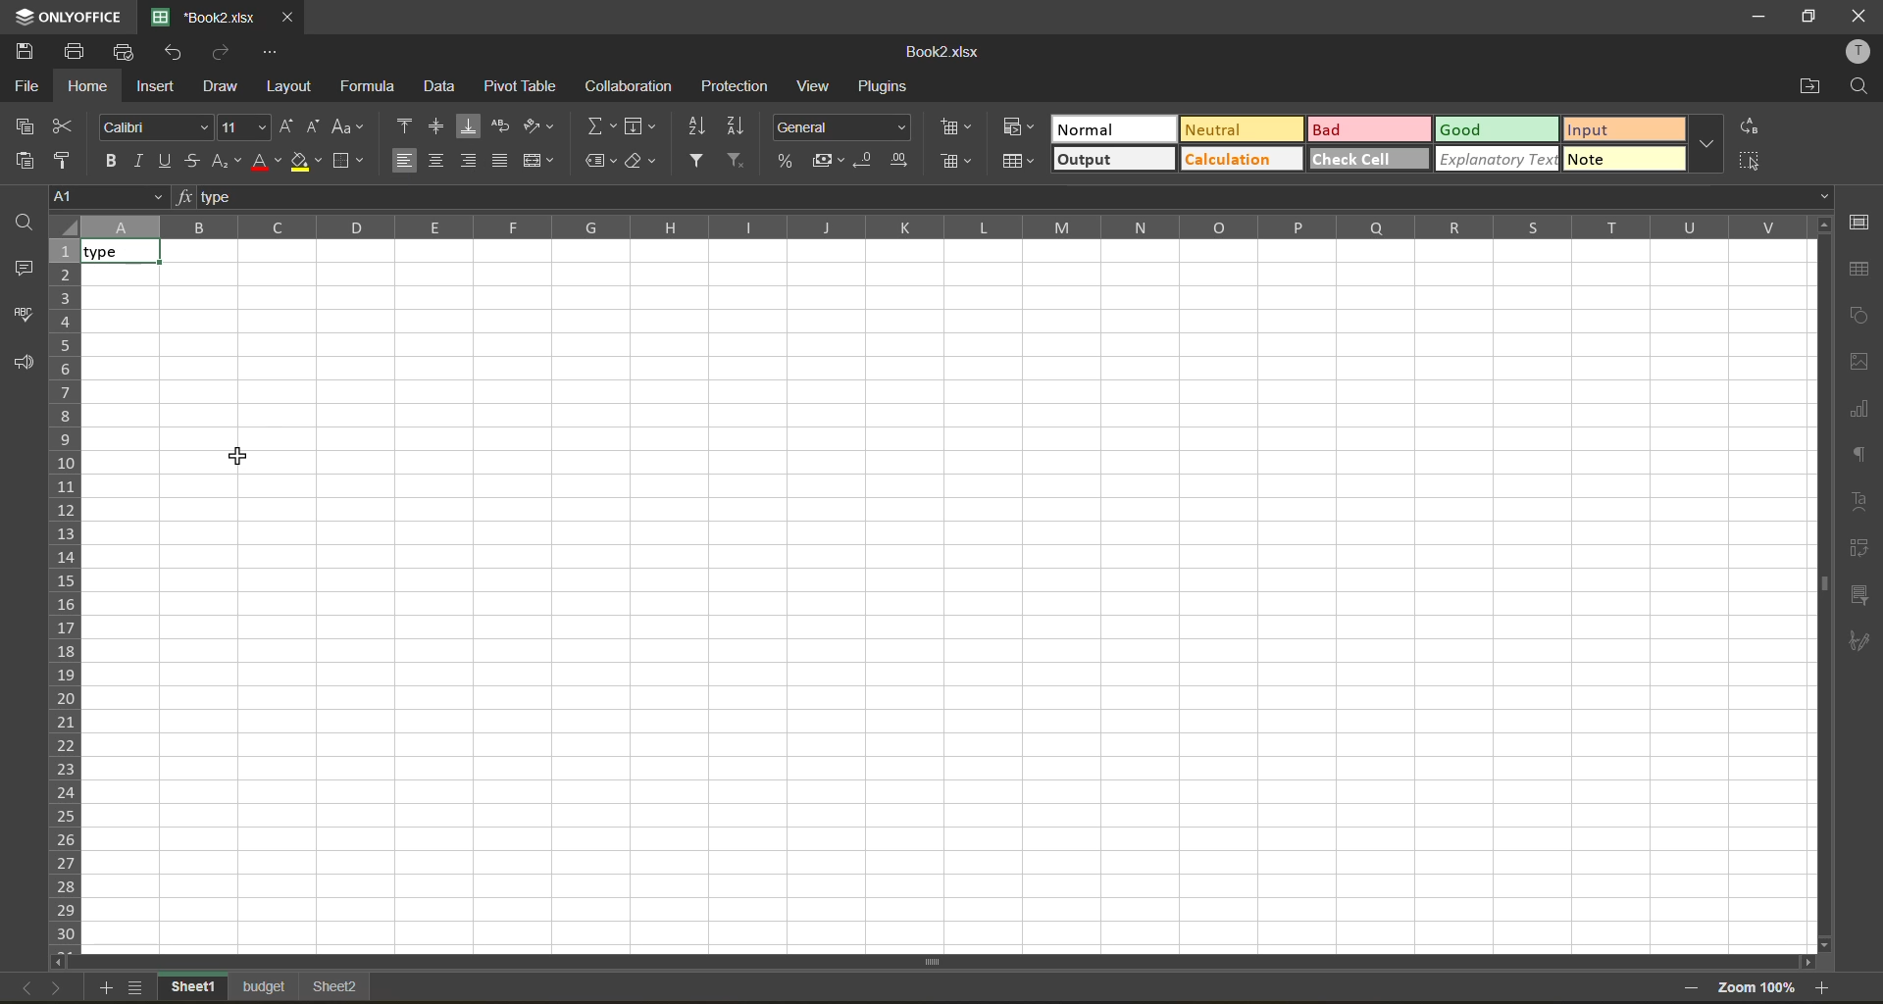 The width and height of the screenshot is (1883, 1004). What do you see at coordinates (1497, 131) in the screenshot?
I see `good` at bounding box center [1497, 131].